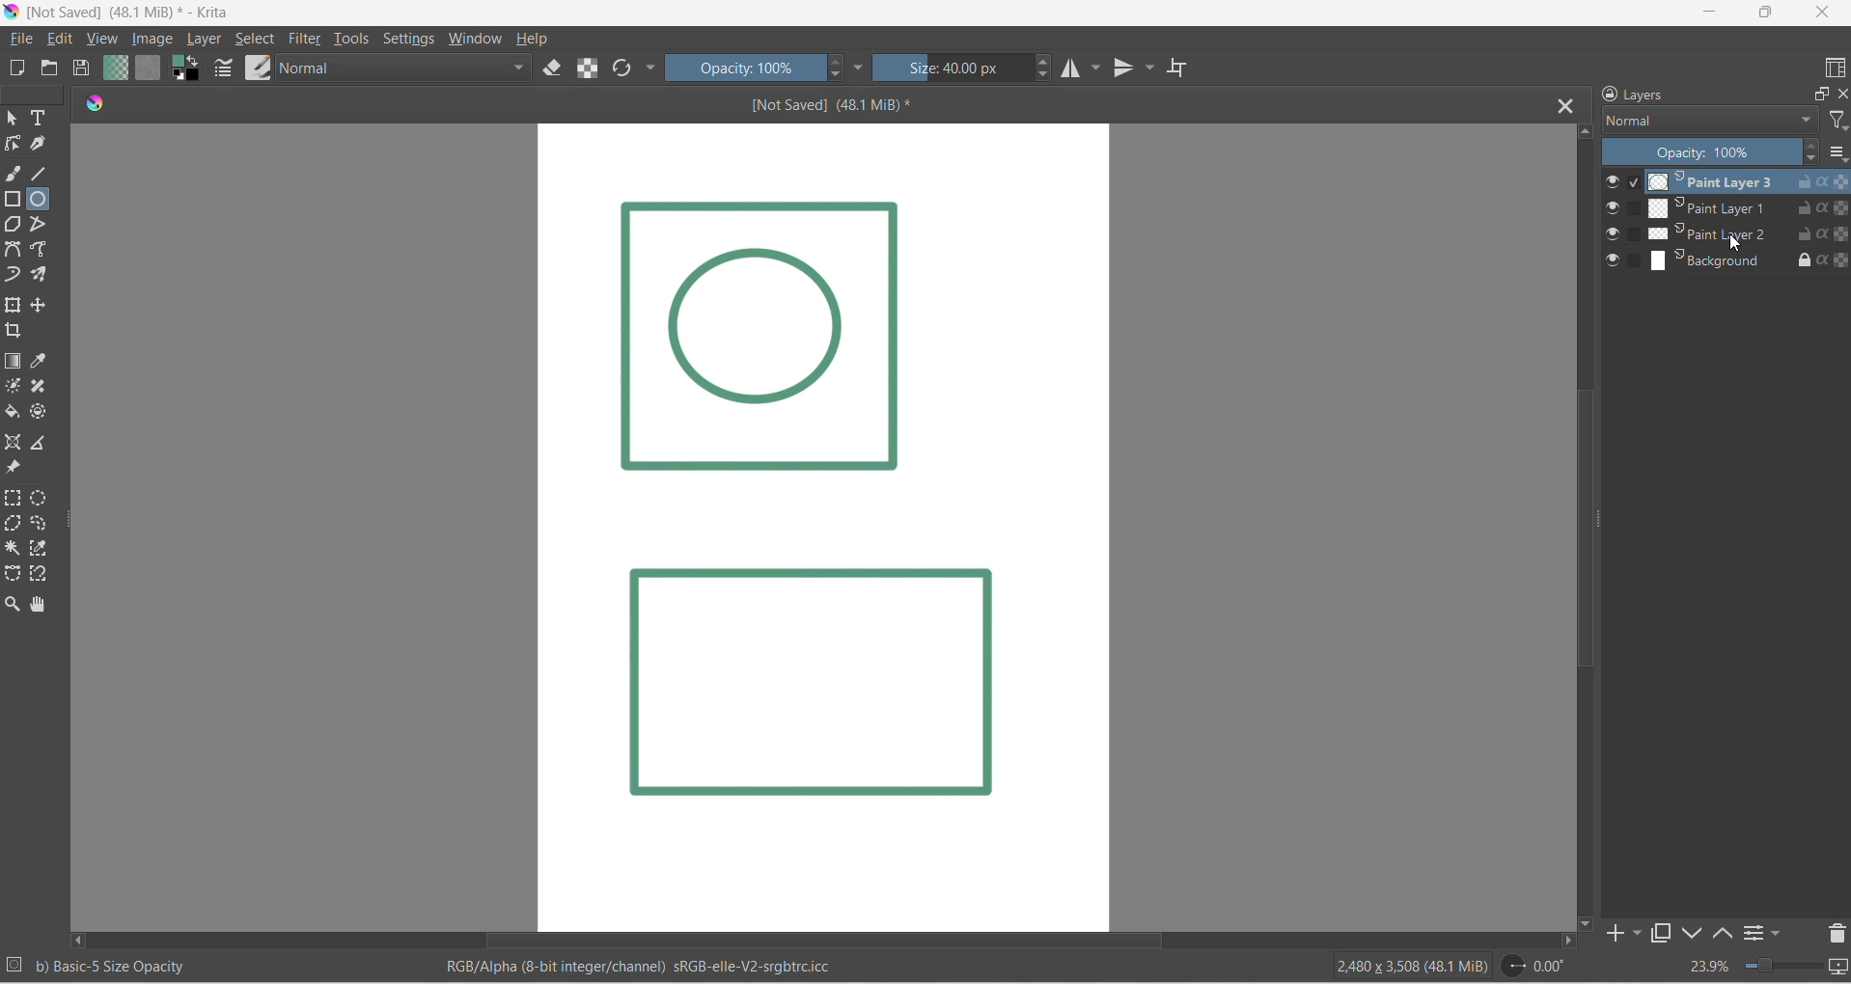 This screenshot has width=1851, height=984. I want to click on layer, so click(211, 41).